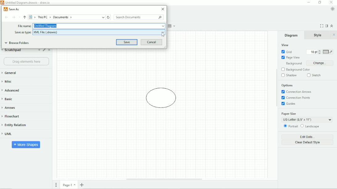  What do you see at coordinates (172, 26) in the screenshot?
I see `Table` at bounding box center [172, 26].